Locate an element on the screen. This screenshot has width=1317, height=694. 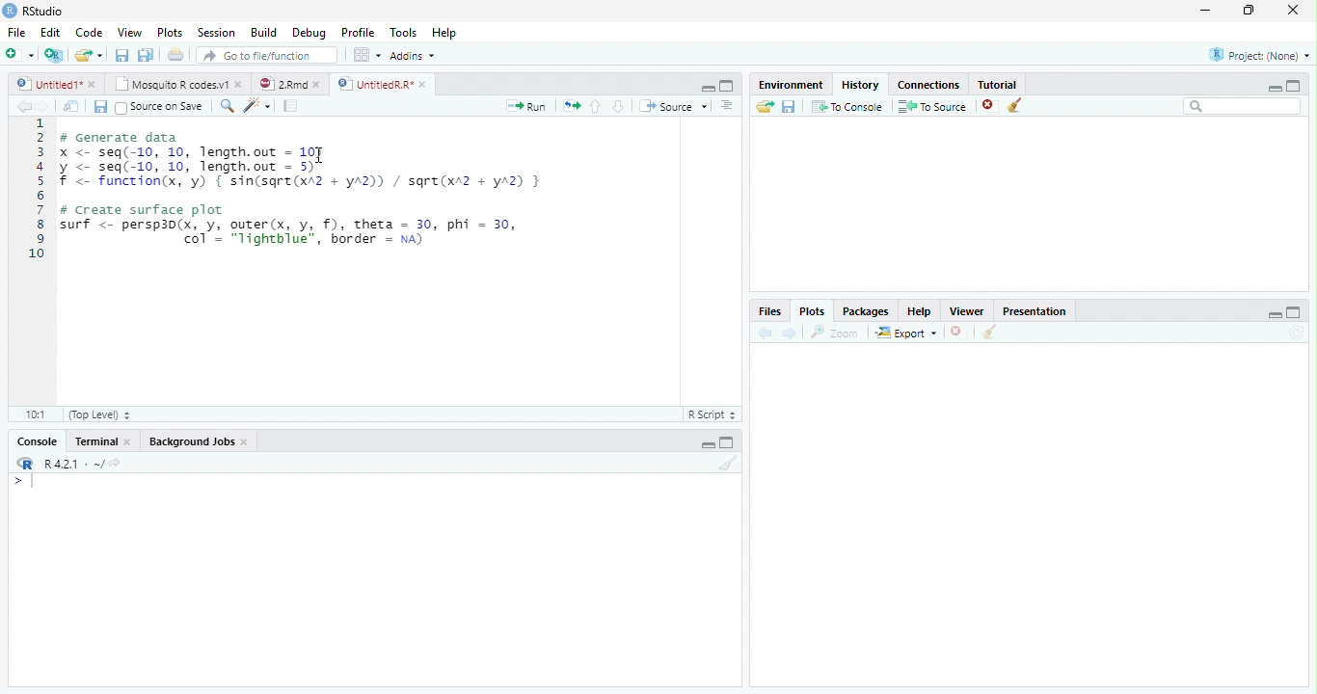
Edit is located at coordinates (49, 32).